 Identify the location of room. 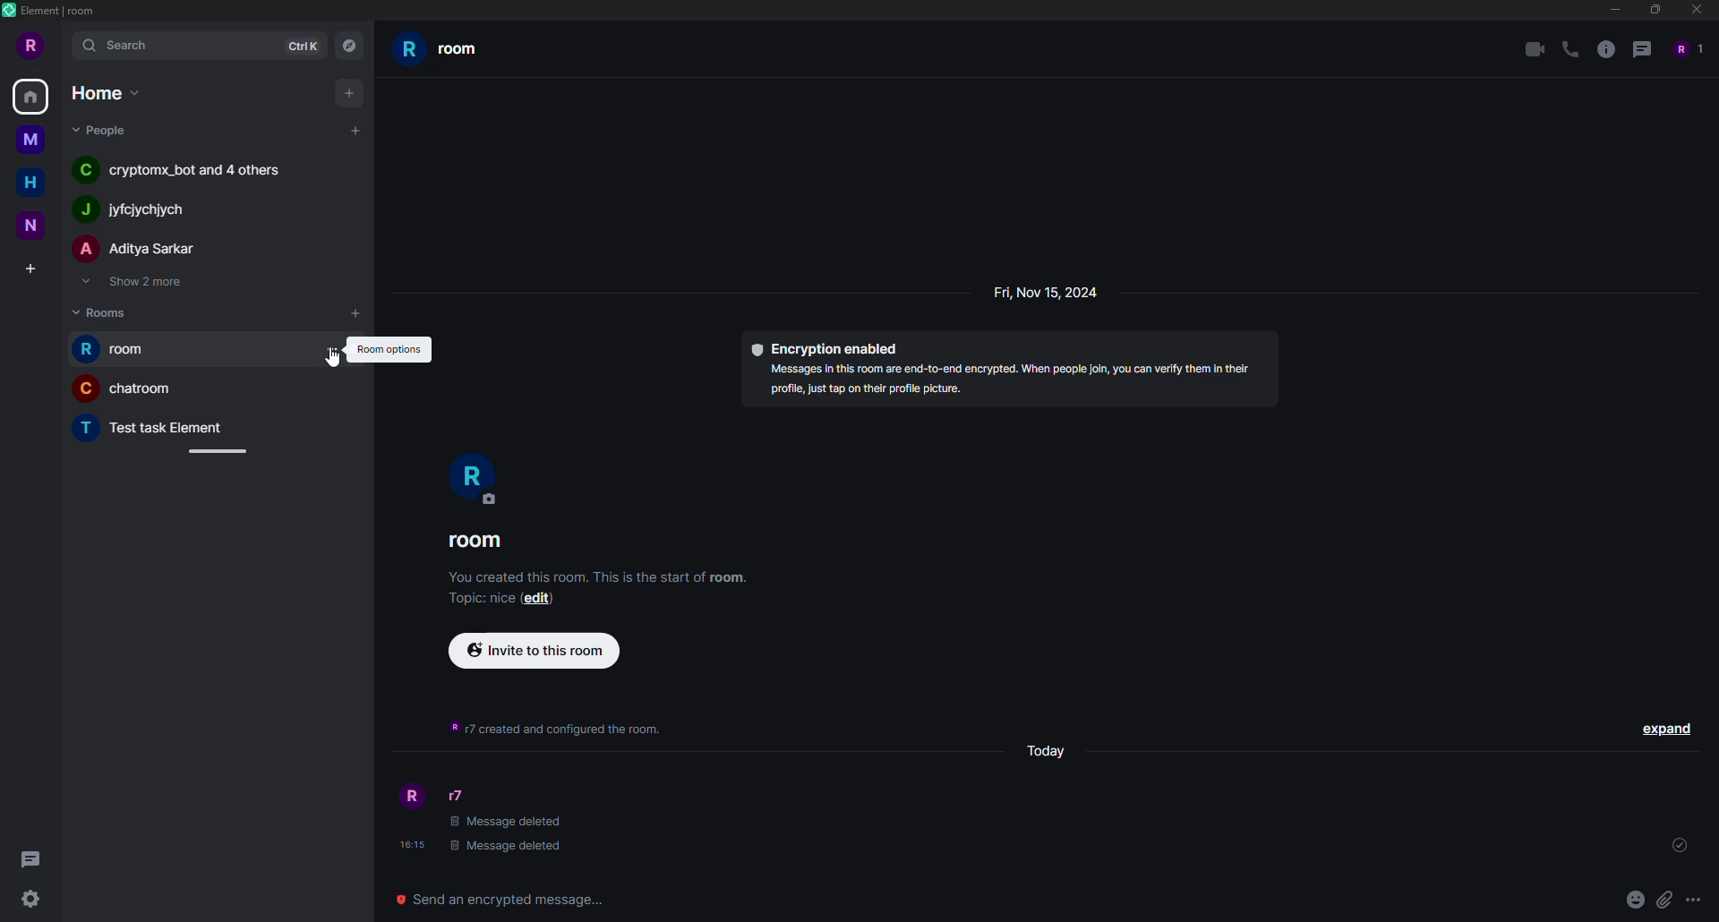
(476, 540).